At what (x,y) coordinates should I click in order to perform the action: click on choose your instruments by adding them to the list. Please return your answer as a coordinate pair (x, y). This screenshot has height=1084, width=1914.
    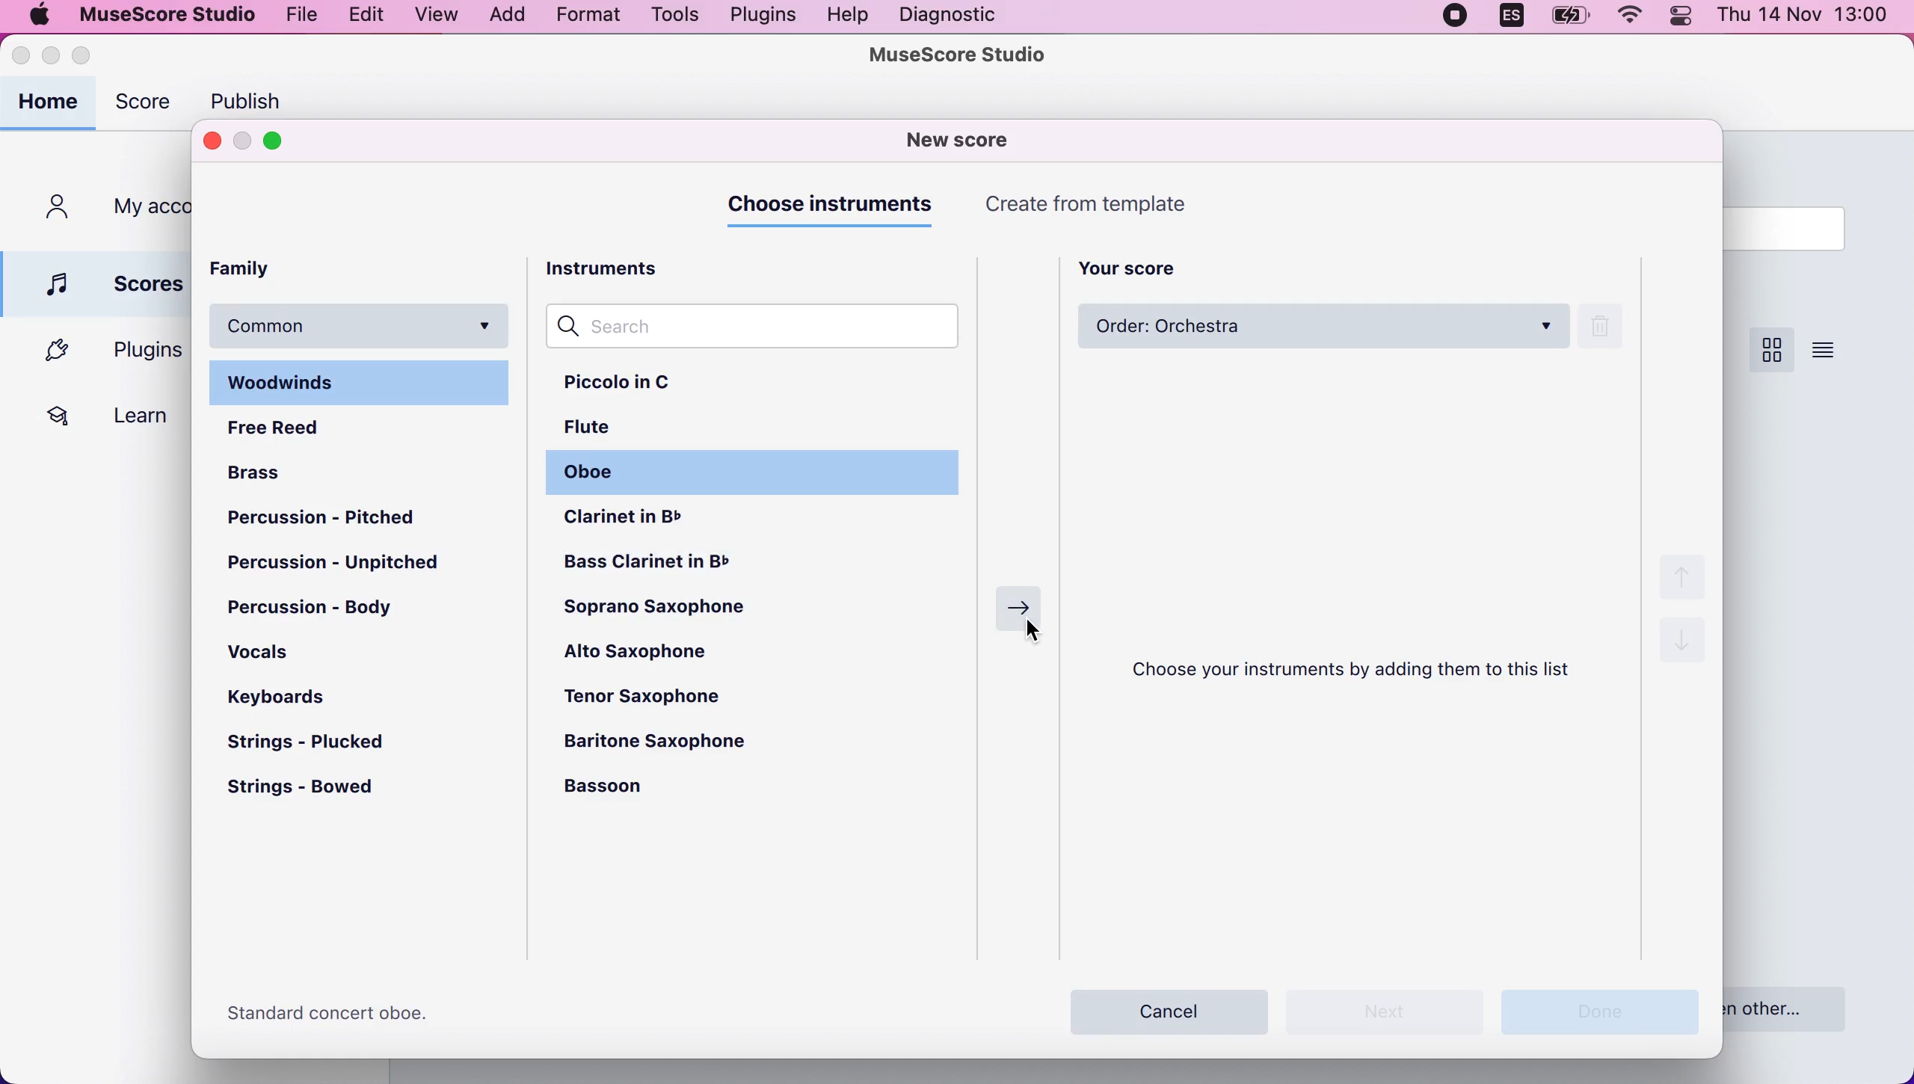
    Looking at the image, I should click on (1361, 671).